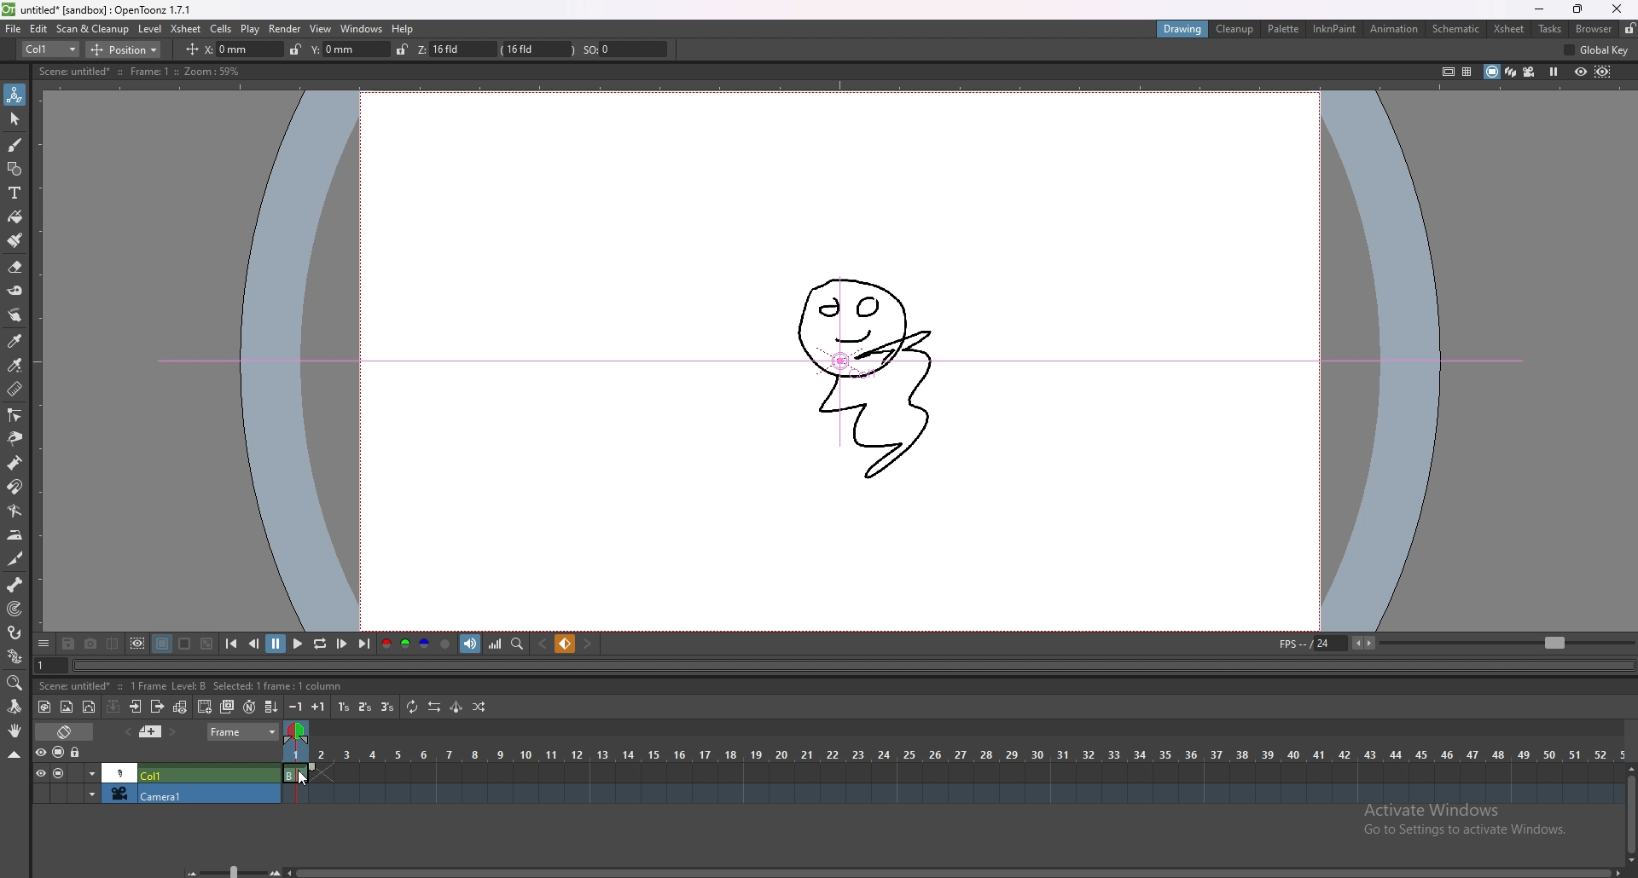 The image size is (1638, 878). Describe the element at coordinates (14, 438) in the screenshot. I see `pinch` at that location.